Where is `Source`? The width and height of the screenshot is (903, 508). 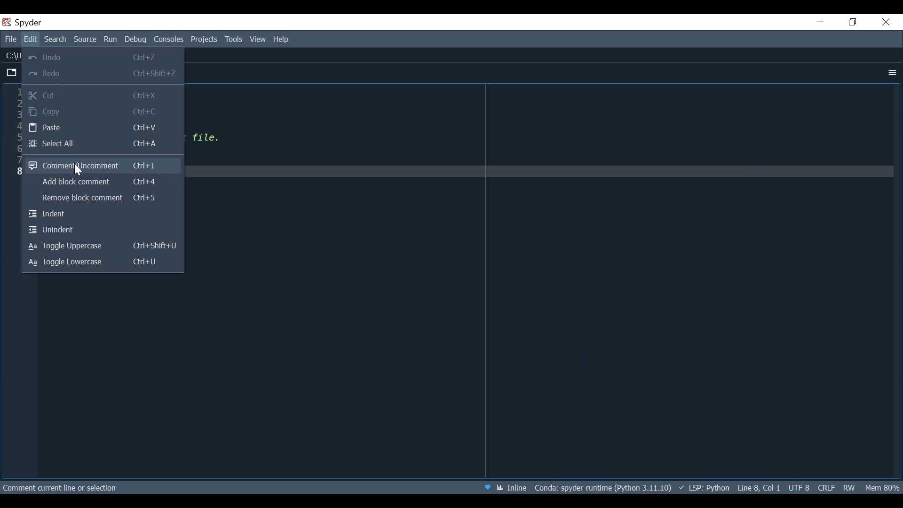 Source is located at coordinates (86, 40).